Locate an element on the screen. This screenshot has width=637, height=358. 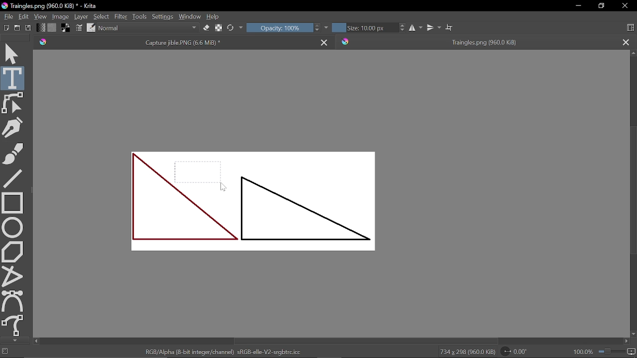
shapes is located at coordinates (253, 201).